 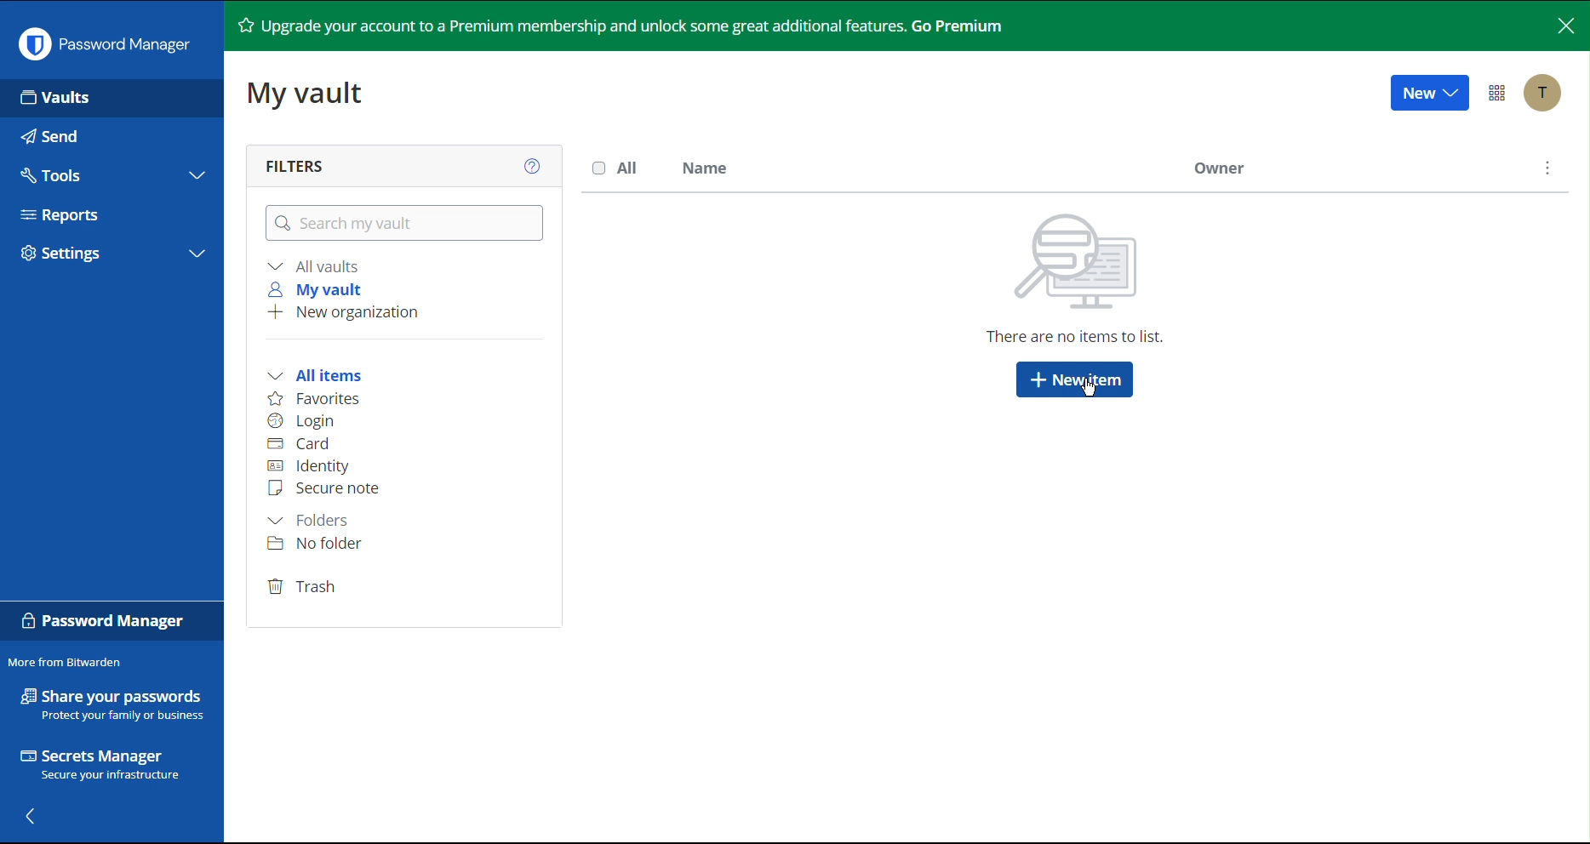 What do you see at coordinates (305, 587) in the screenshot?
I see `Trash` at bounding box center [305, 587].